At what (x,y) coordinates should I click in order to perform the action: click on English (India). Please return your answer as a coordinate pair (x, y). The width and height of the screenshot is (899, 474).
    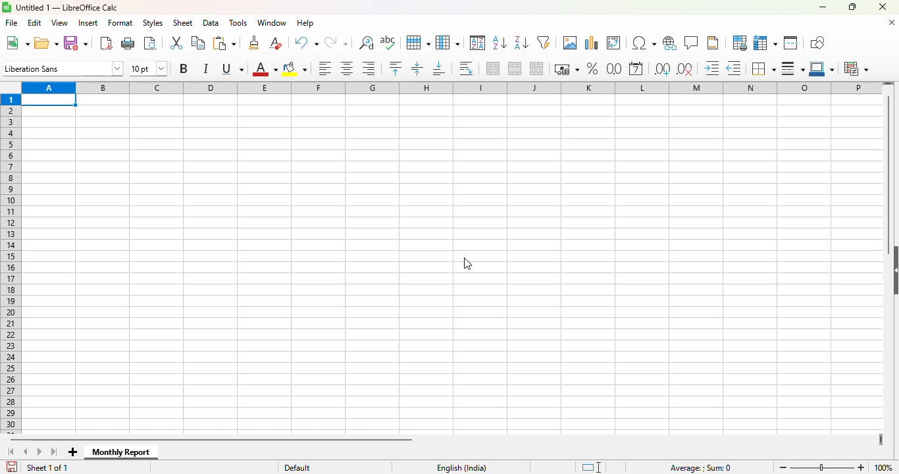
    Looking at the image, I should click on (461, 467).